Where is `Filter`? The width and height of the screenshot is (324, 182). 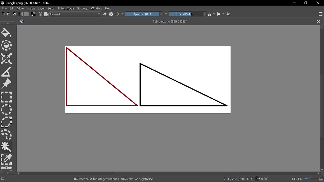
Filter is located at coordinates (61, 8).